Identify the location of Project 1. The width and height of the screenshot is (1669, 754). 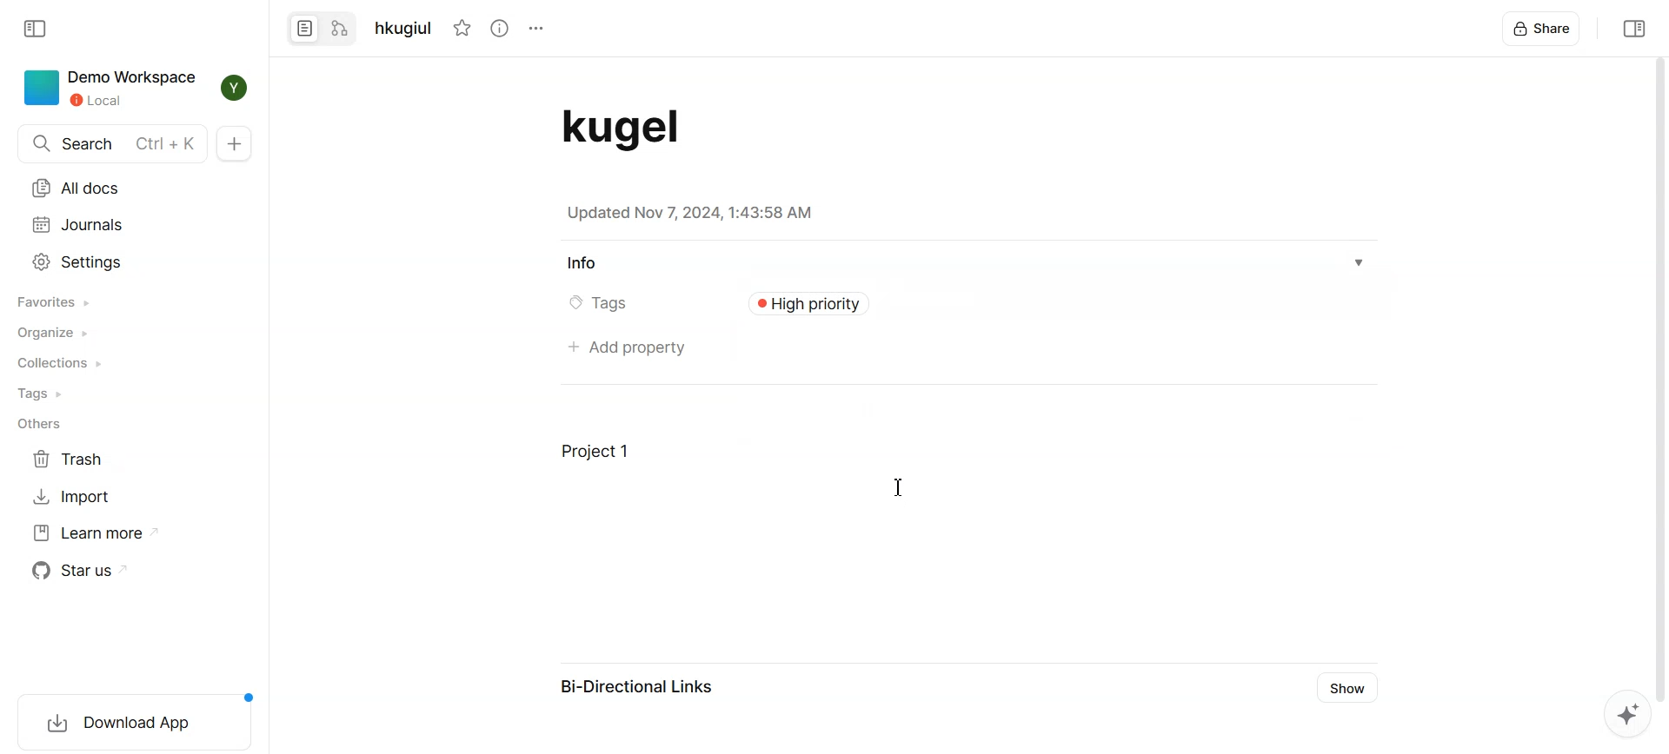
(593, 453).